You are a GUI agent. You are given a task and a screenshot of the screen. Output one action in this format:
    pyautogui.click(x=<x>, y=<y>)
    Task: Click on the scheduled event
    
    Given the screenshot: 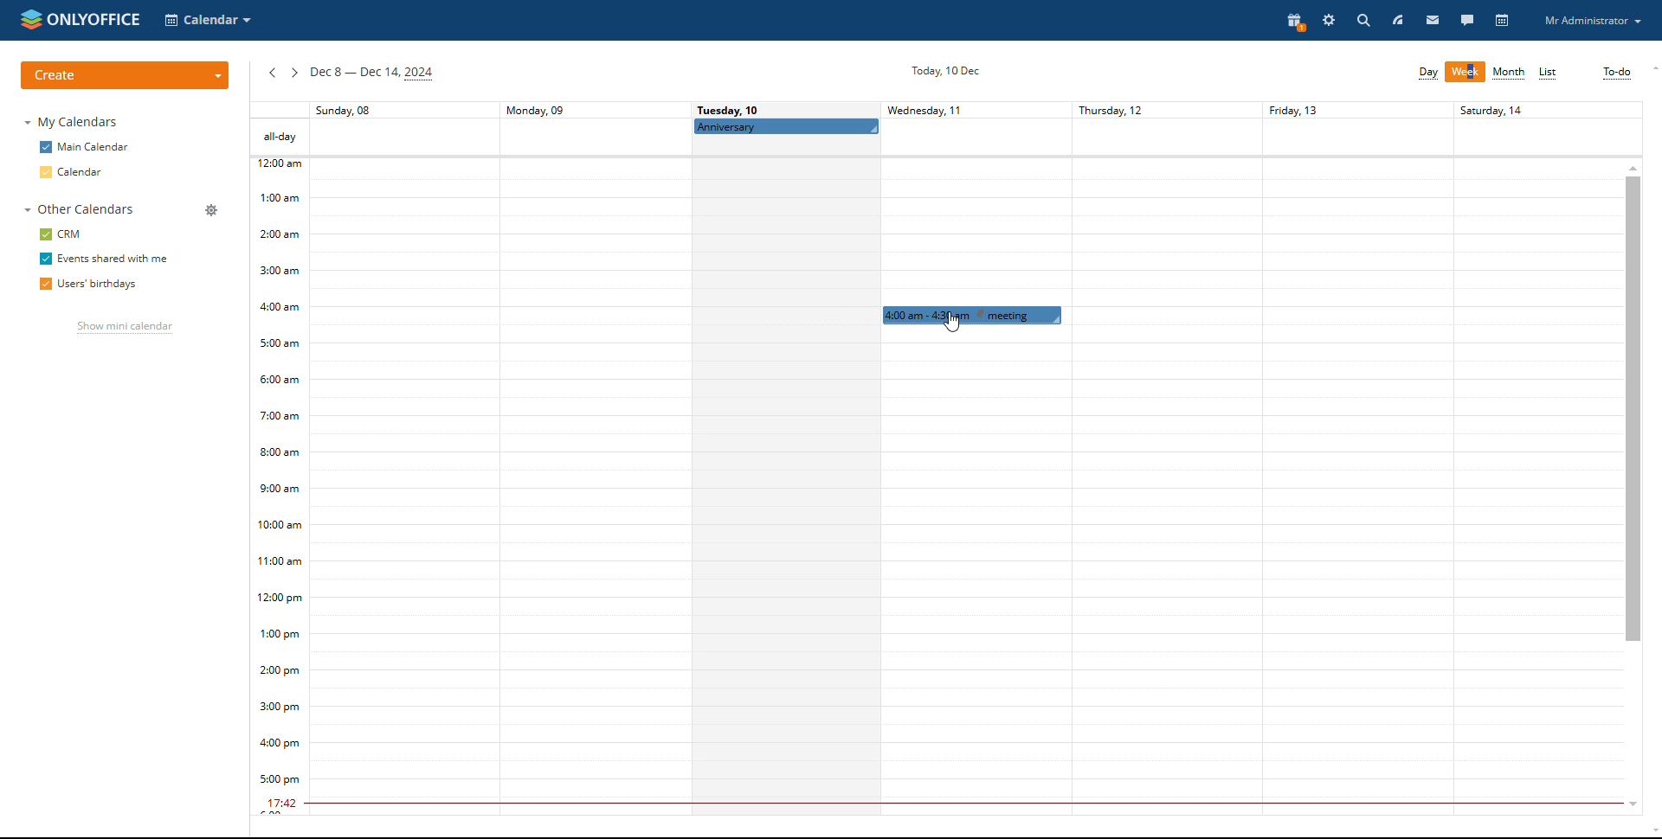 What is the action you would take?
    pyautogui.click(x=969, y=315)
    